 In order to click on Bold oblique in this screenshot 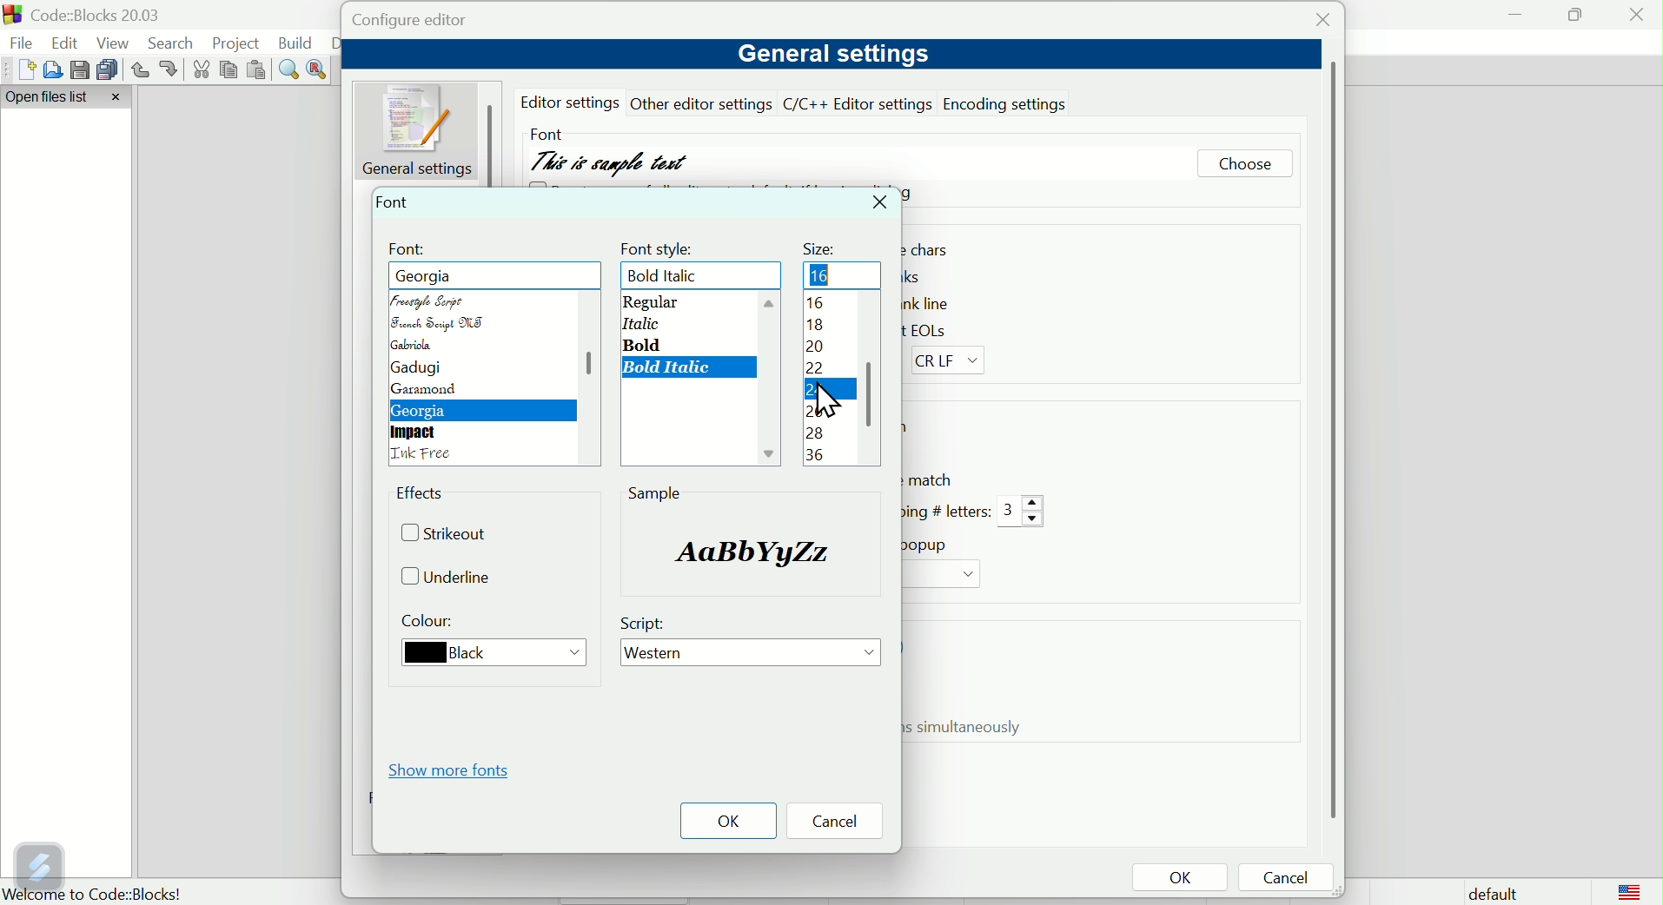, I will do `click(672, 276)`.